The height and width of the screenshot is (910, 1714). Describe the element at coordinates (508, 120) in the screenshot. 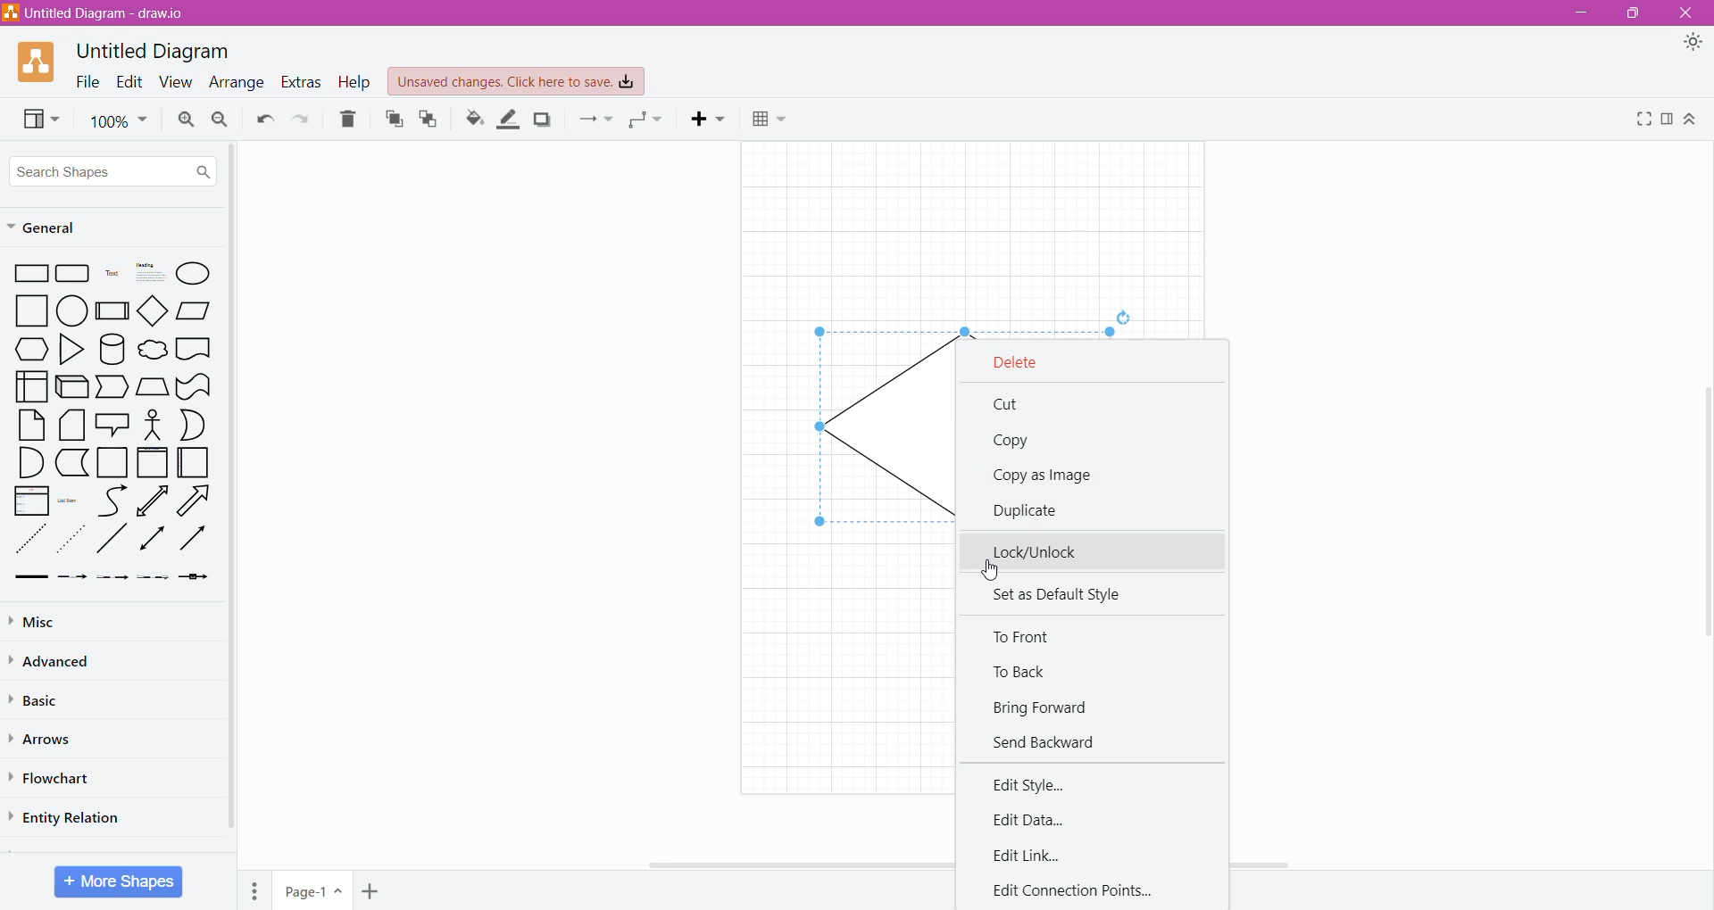

I see `Line Color` at that location.